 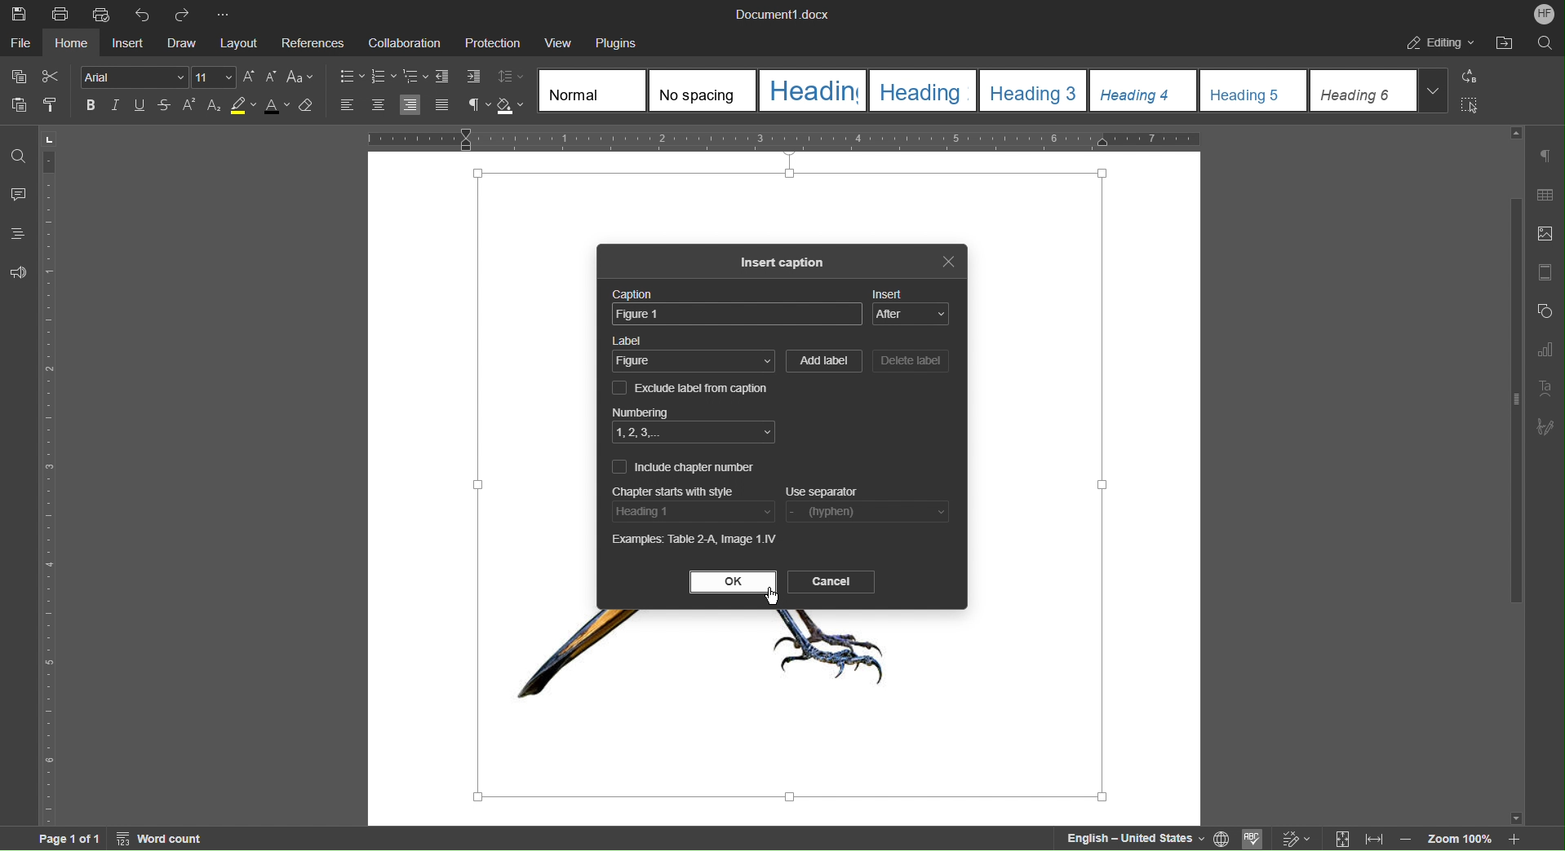 I want to click on Shape Settings, so click(x=1544, y=309).